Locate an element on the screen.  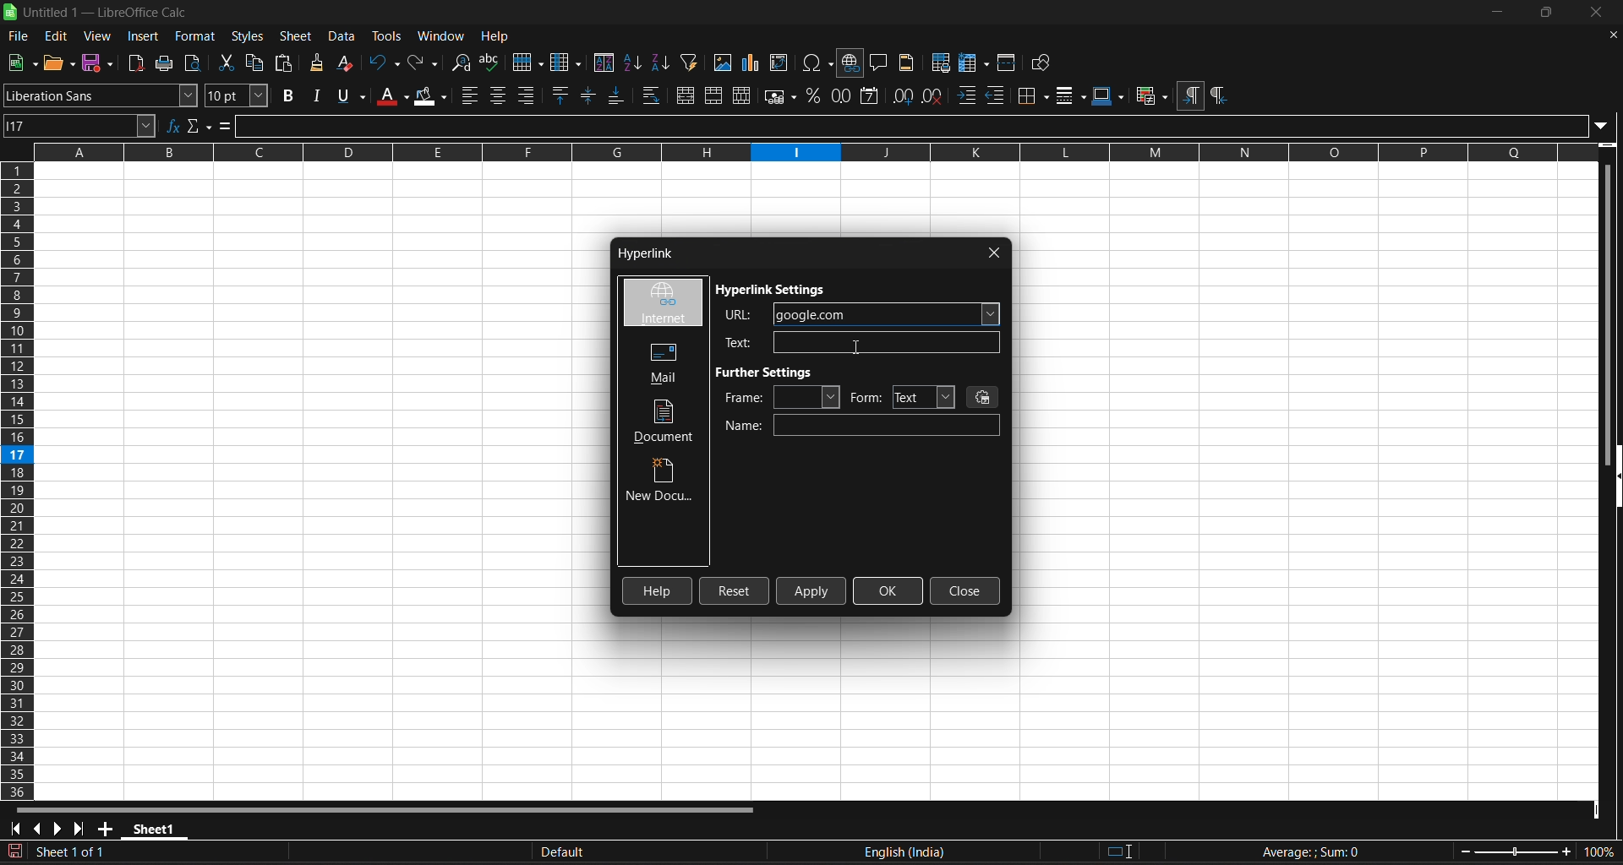
left to right is located at coordinates (1190, 95).